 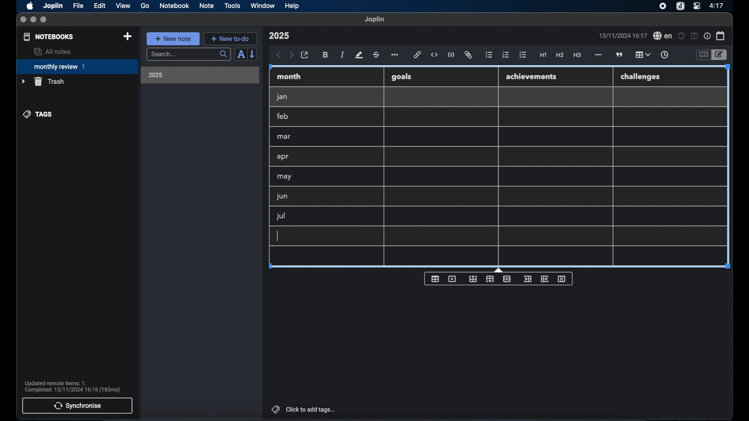 I want to click on highlight, so click(x=359, y=55).